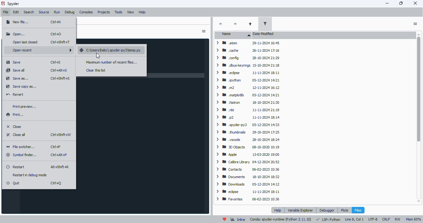  What do you see at coordinates (5, 12) in the screenshot?
I see `file` at bounding box center [5, 12].